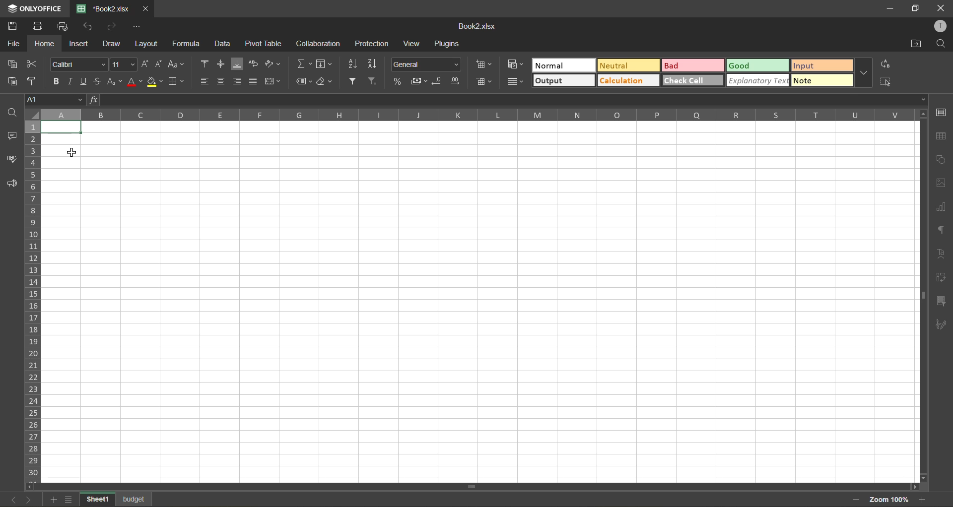 The image size is (953, 507). What do you see at coordinates (112, 26) in the screenshot?
I see `redo` at bounding box center [112, 26].